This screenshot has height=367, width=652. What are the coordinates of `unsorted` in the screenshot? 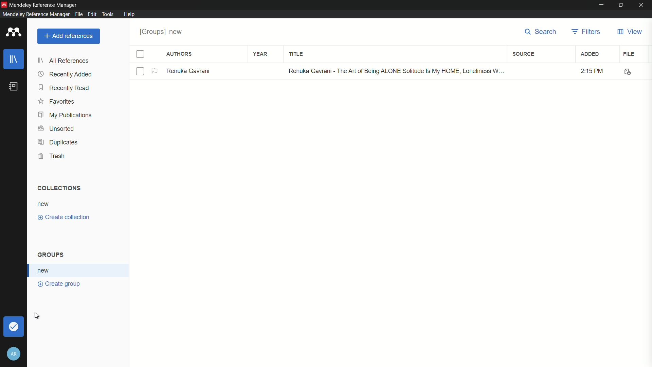 It's located at (57, 128).